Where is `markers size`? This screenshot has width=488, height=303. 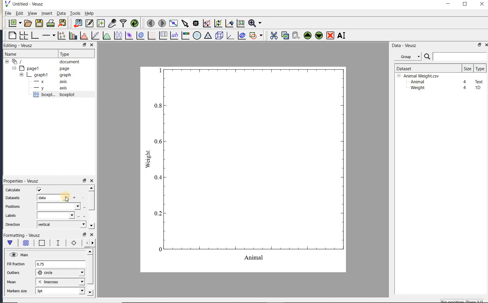
markers size is located at coordinates (18, 291).